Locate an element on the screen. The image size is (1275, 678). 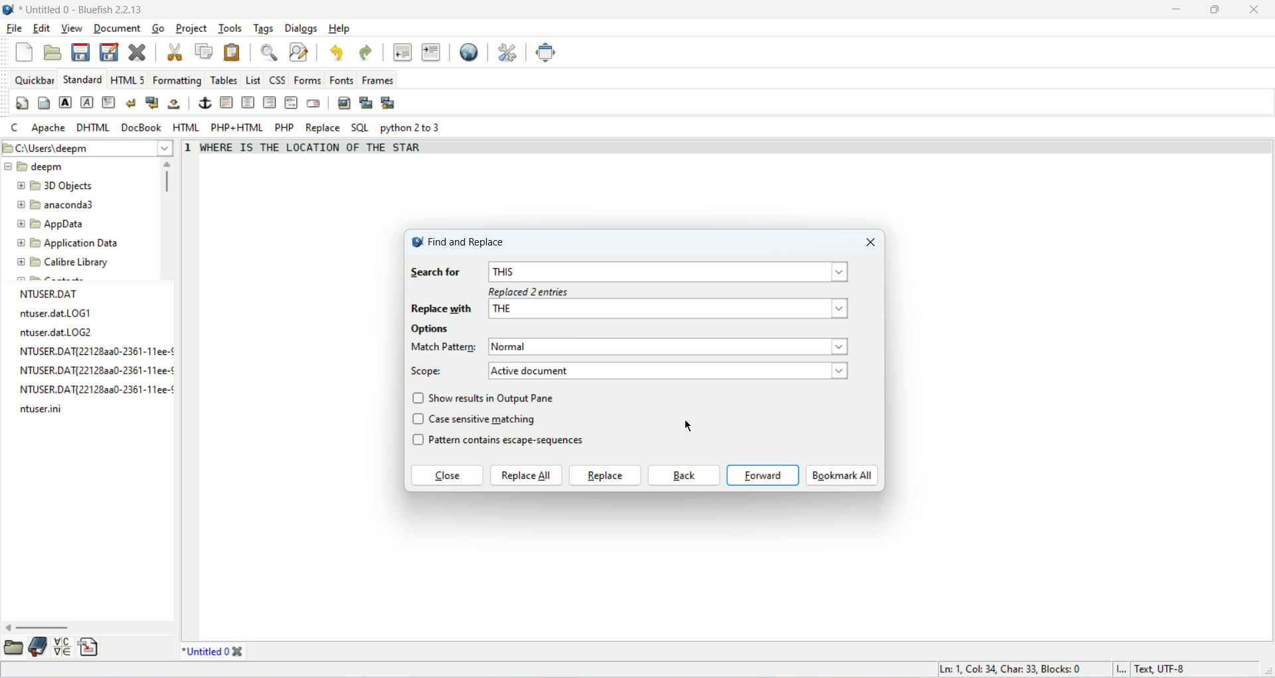
ntuser.data LOG2 is located at coordinates (58, 332).